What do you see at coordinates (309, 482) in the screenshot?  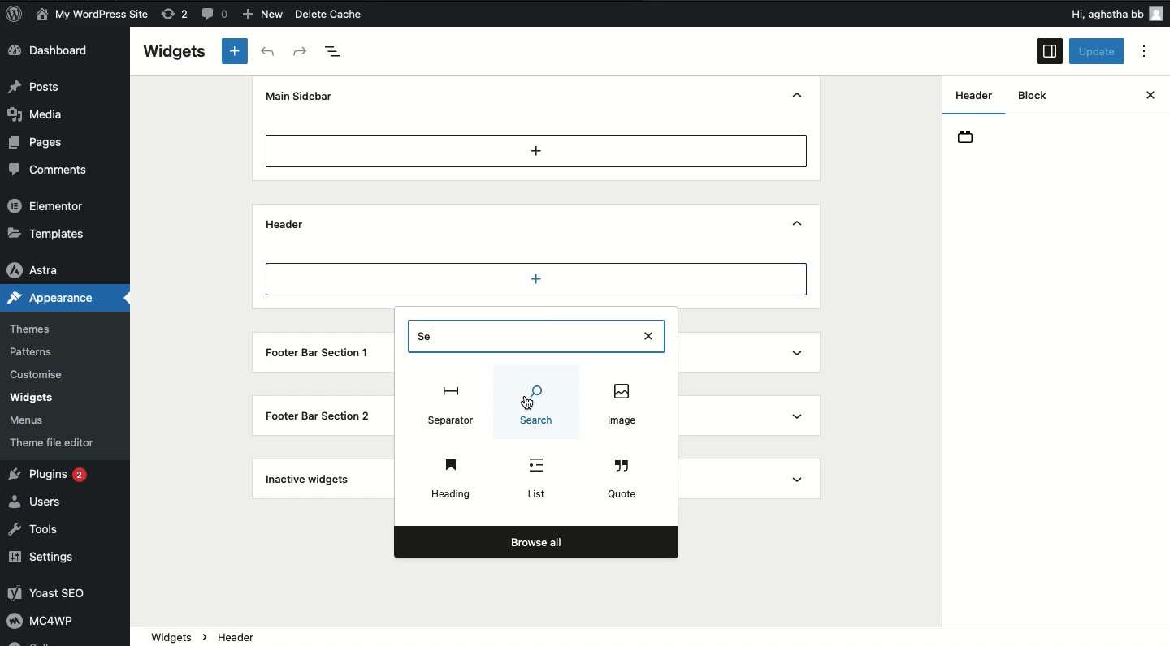 I see `Inactive widgets` at bounding box center [309, 482].